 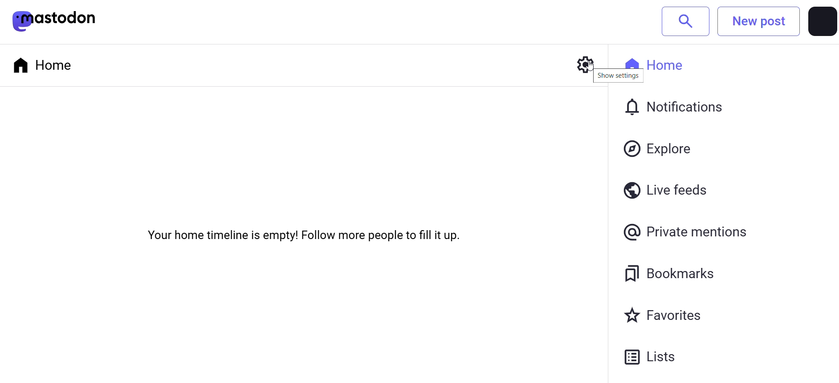 I want to click on private mention, so click(x=690, y=231).